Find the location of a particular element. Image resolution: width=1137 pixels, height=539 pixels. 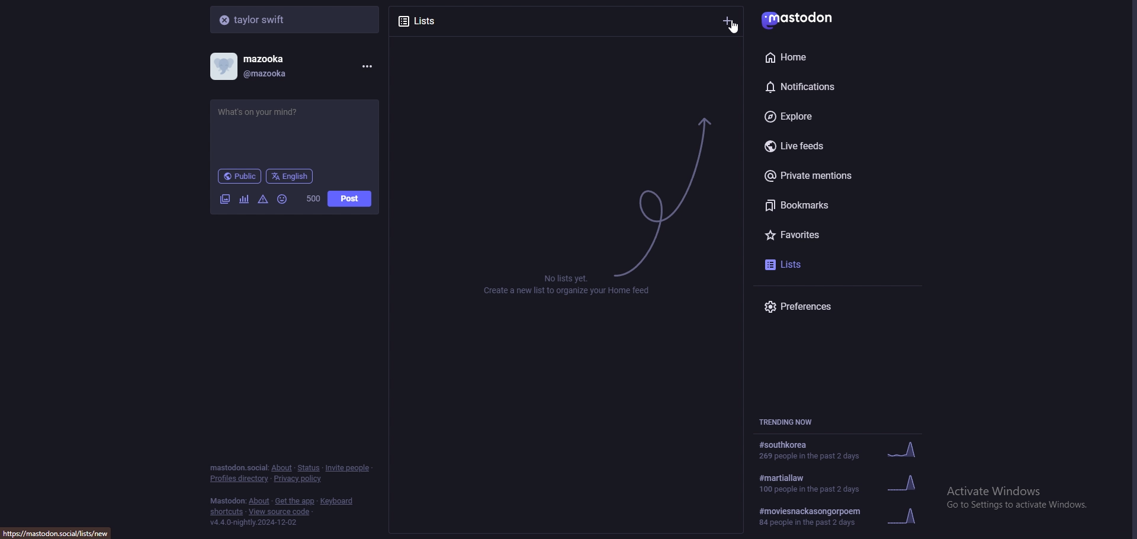

post is located at coordinates (349, 199).